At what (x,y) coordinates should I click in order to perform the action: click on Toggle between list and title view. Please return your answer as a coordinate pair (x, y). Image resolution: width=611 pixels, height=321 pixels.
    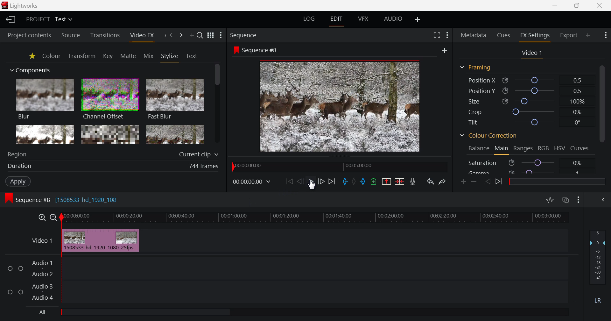
    Looking at the image, I should click on (210, 35).